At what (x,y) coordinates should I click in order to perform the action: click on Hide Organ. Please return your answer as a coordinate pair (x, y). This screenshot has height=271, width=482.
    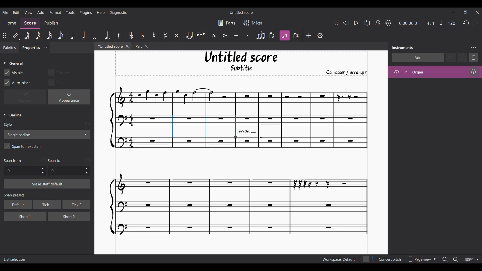
    Looking at the image, I should click on (396, 72).